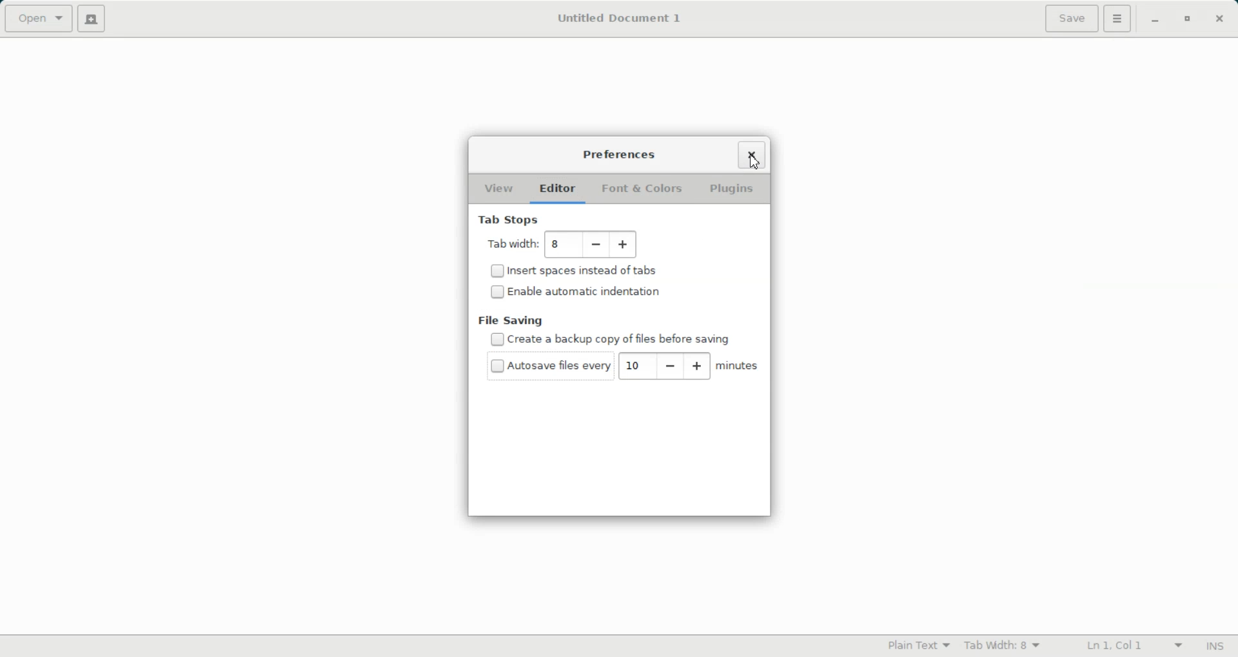 The height and width of the screenshot is (657, 1238). I want to click on Insert, so click(1216, 646).